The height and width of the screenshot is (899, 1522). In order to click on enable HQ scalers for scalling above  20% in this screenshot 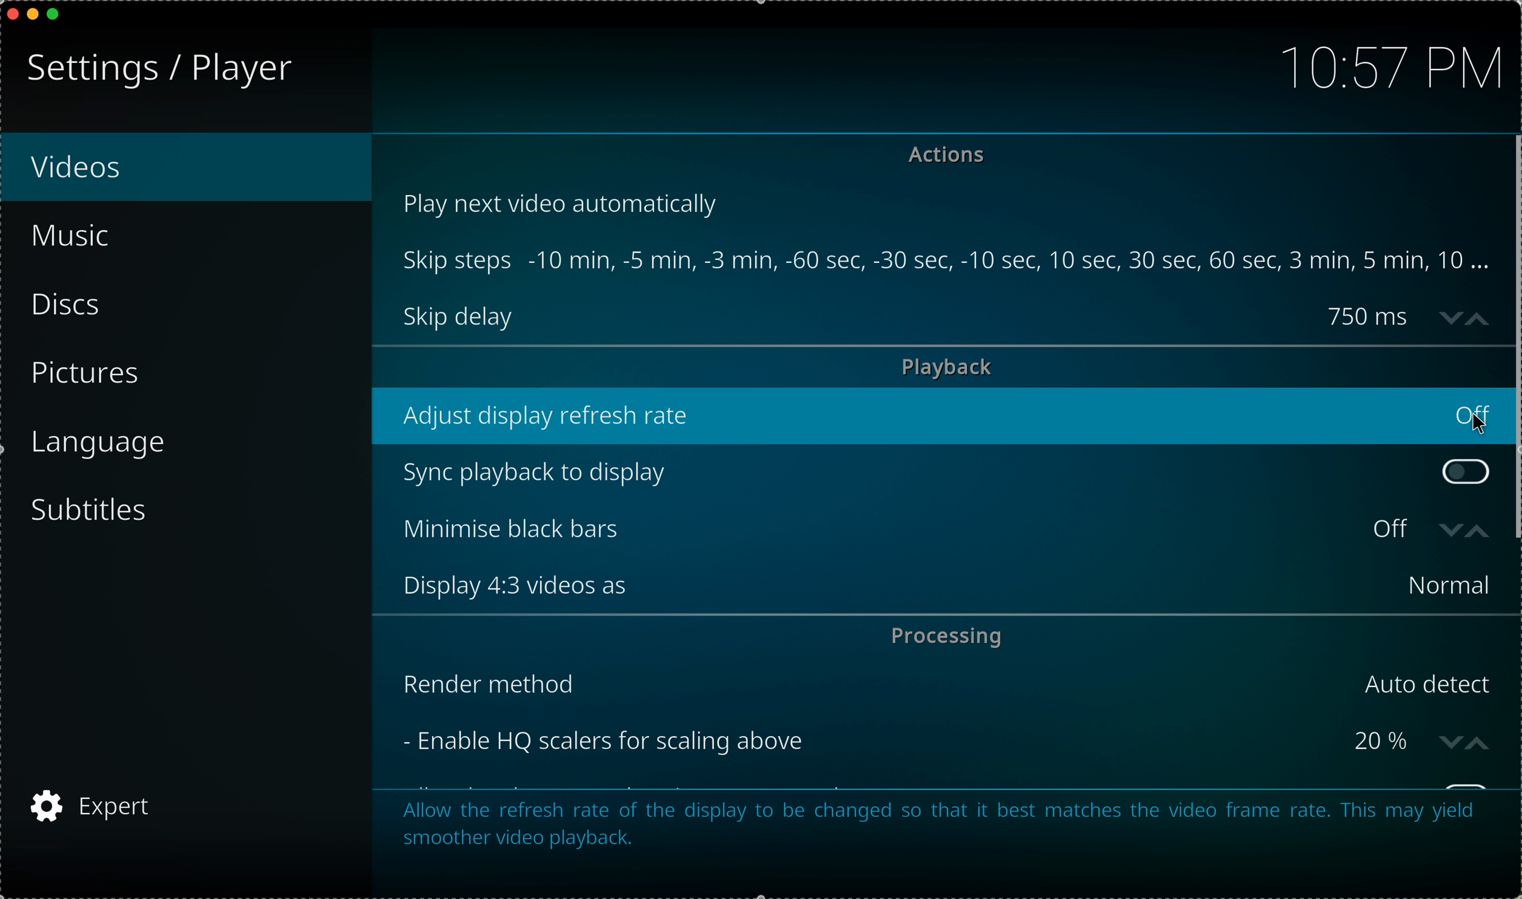, I will do `click(906, 741)`.